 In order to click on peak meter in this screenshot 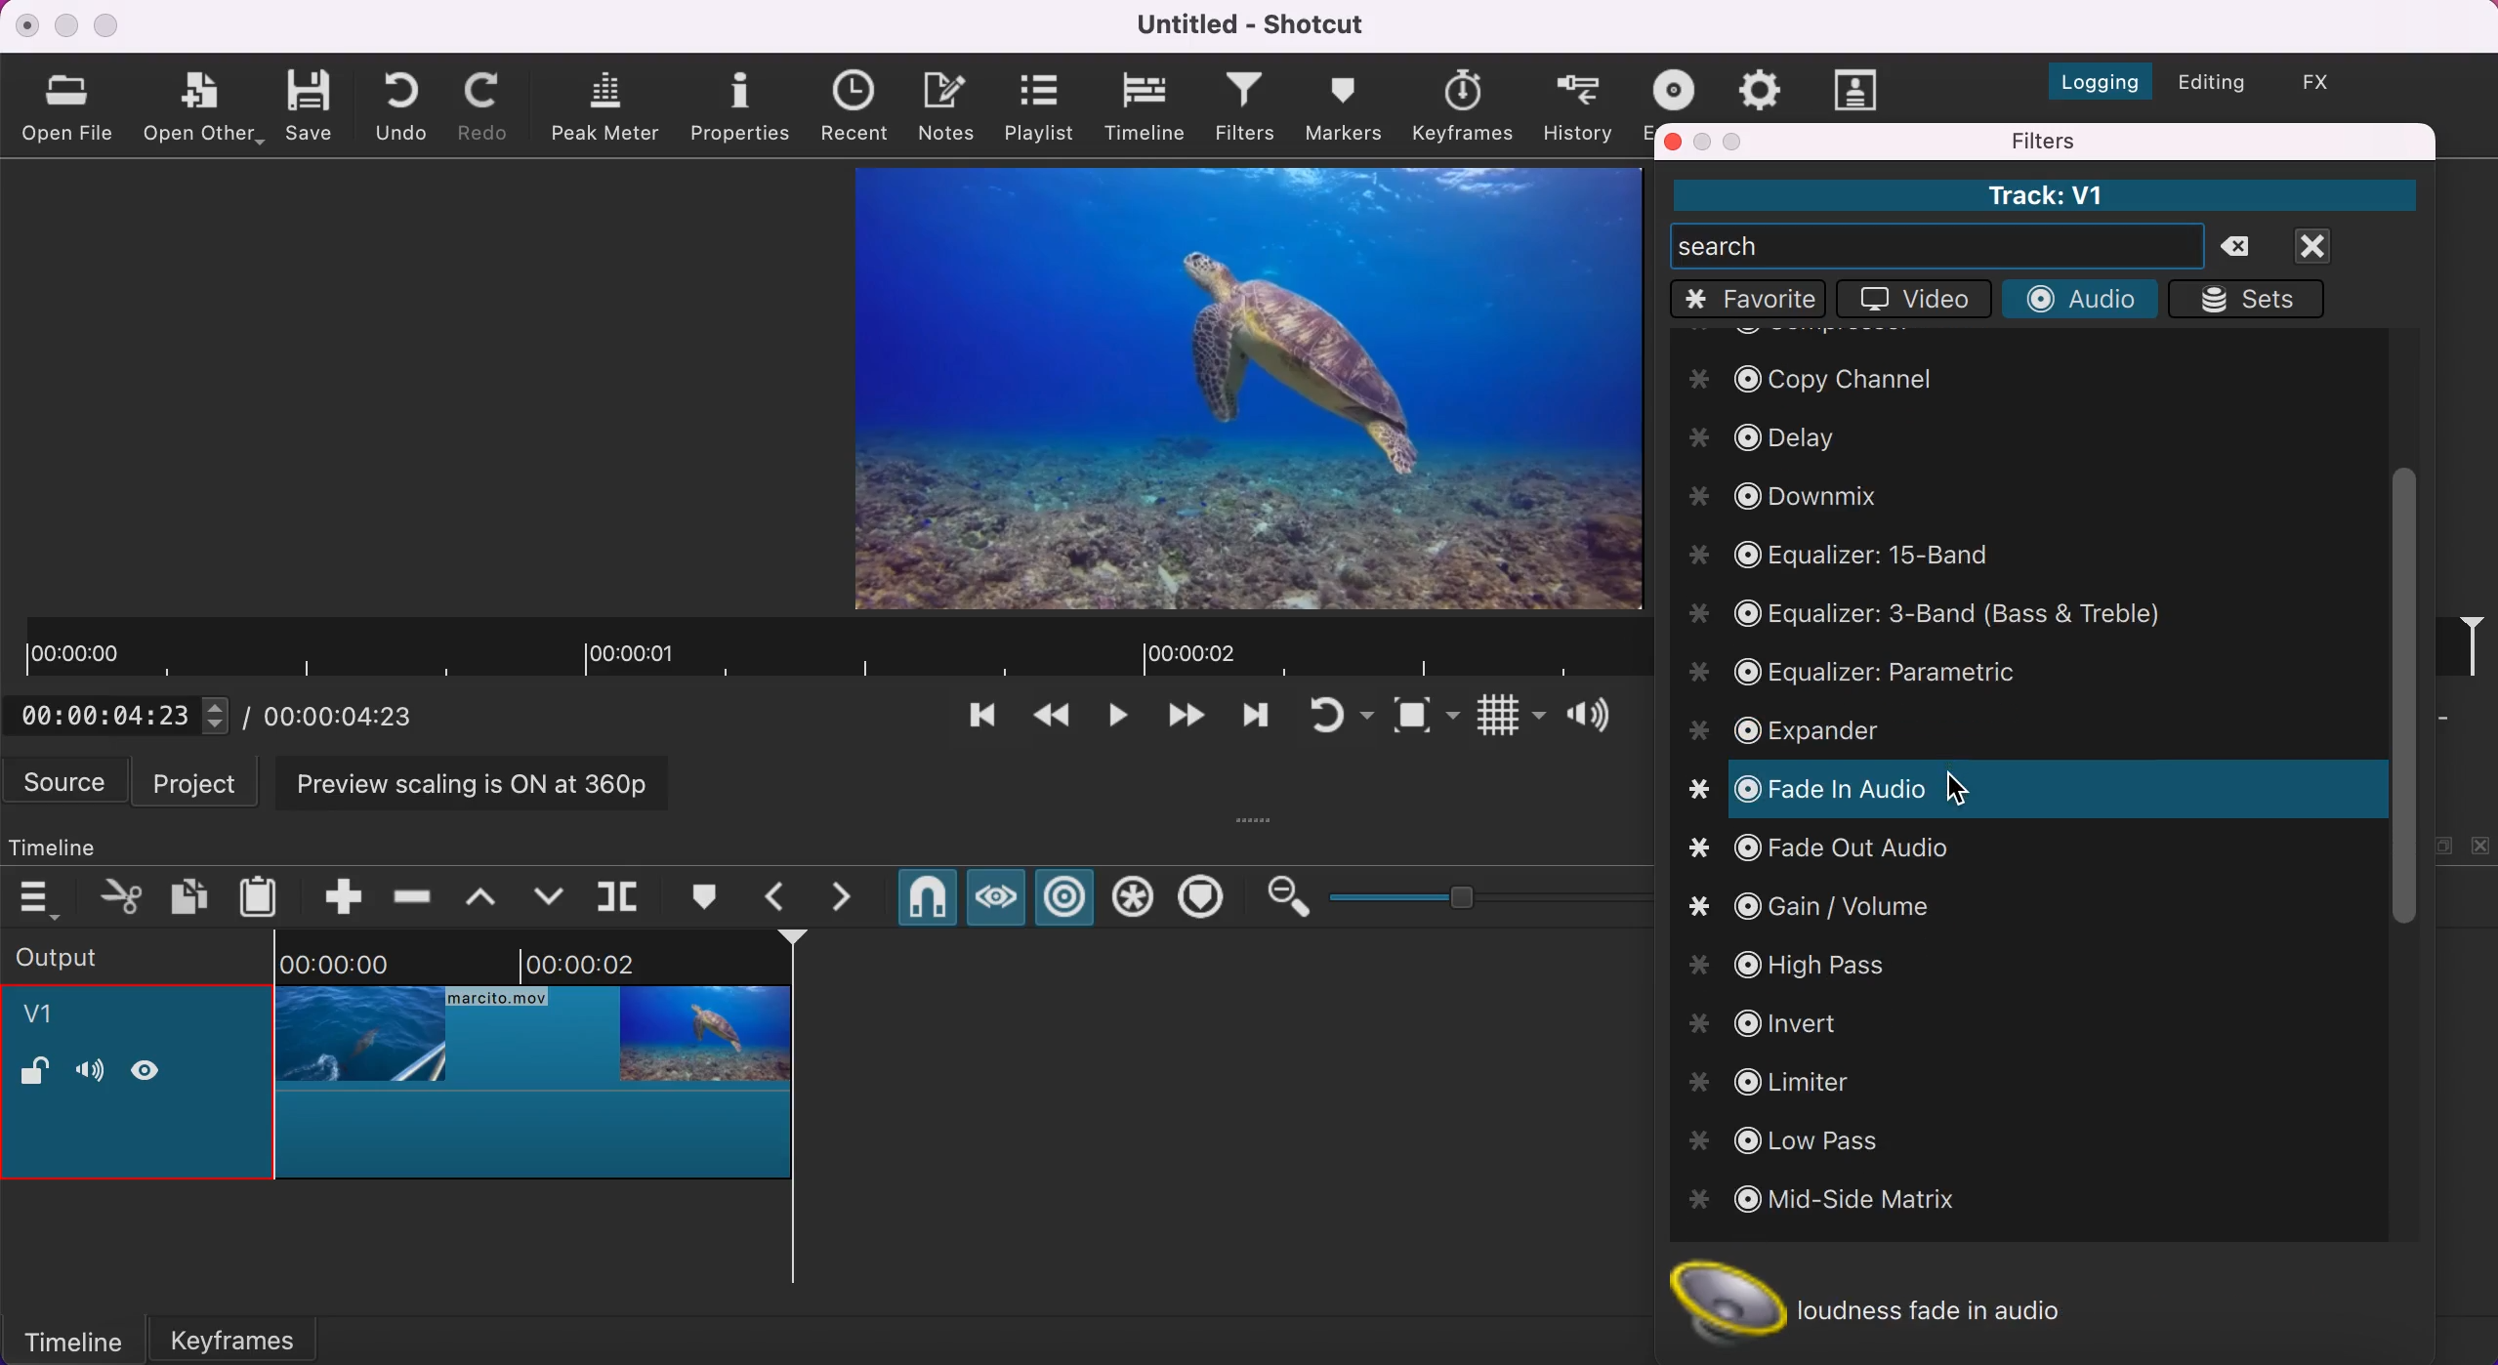, I will do `click(609, 107)`.